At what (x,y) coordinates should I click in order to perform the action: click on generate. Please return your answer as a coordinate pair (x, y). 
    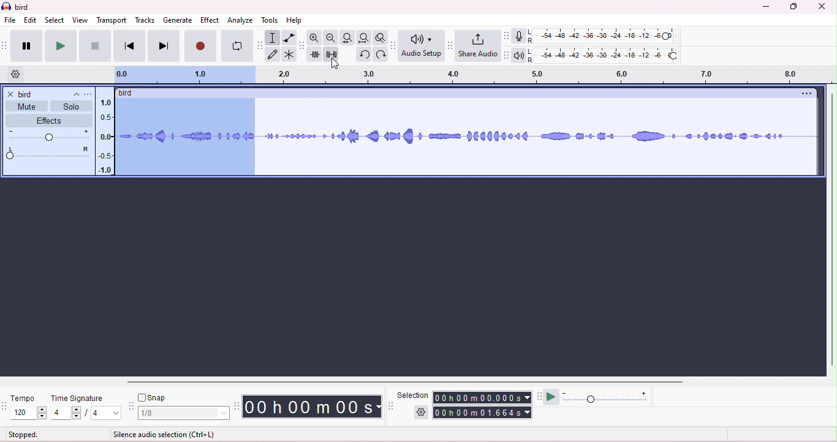
    Looking at the image, I should click on (178, 21).